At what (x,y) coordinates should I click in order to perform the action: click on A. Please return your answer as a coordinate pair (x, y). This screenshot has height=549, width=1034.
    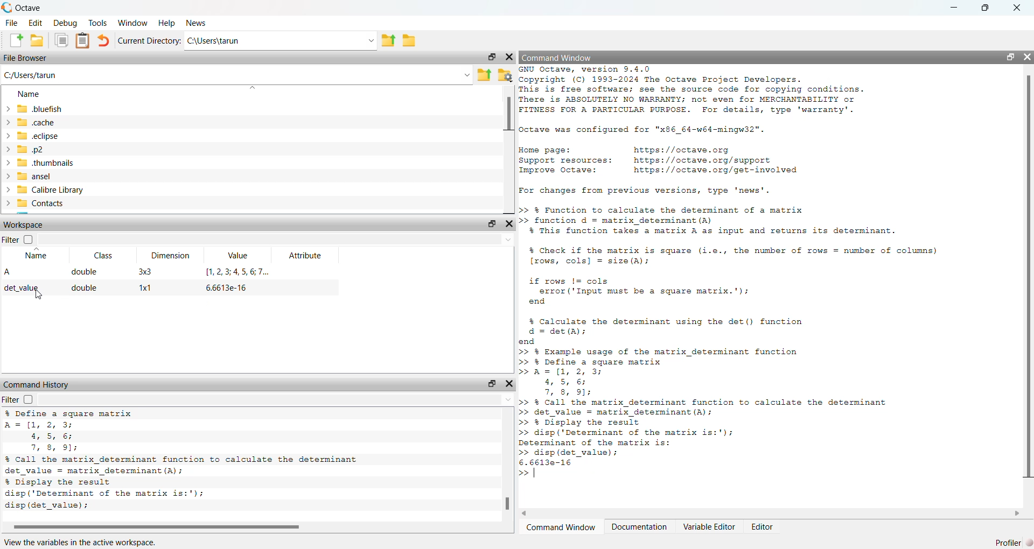
    Looking at the image, I should click on (8, 272).